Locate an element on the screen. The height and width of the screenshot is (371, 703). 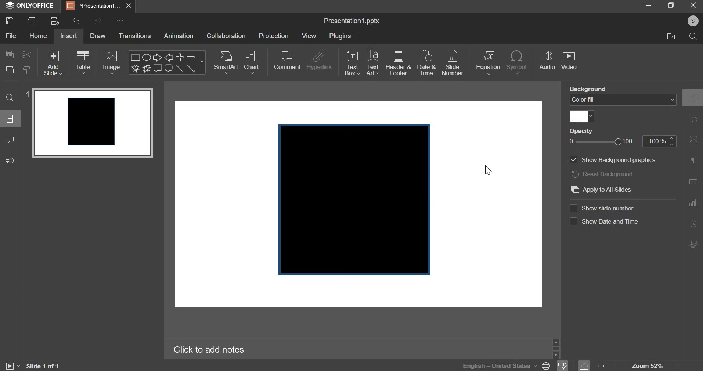
Line is located at coordinates (180, 69).